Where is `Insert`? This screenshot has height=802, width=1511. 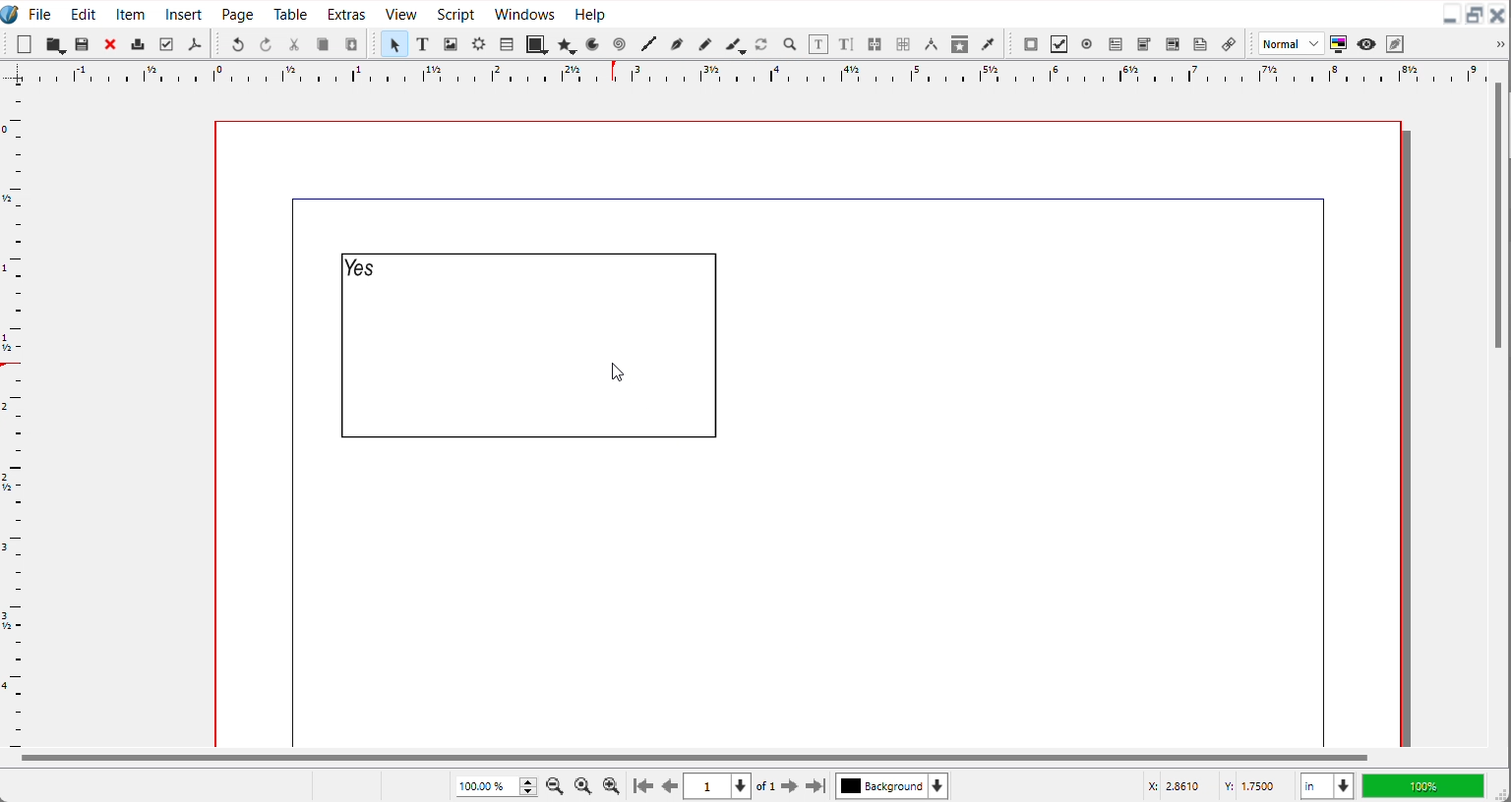 Insert is located at coordinates (185, 13).